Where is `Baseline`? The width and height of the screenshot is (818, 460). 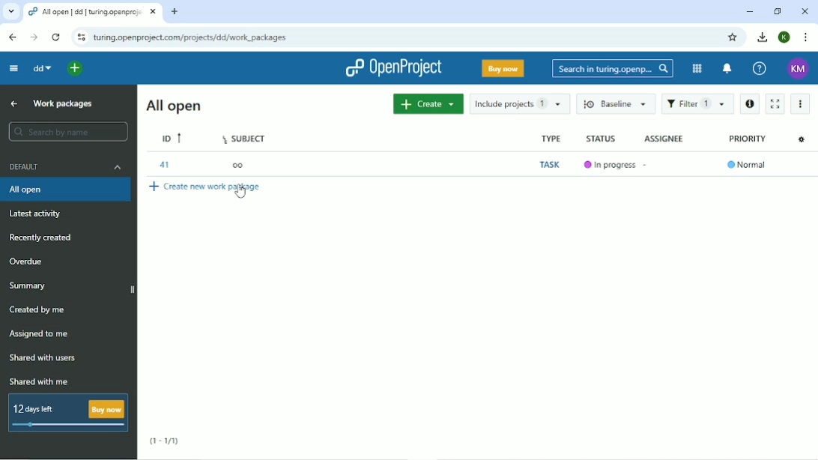 Baseline is located at coordinates (616, 104).